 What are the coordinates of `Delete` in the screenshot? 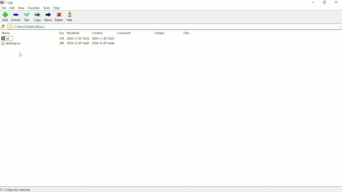 It's located at (60, 17).